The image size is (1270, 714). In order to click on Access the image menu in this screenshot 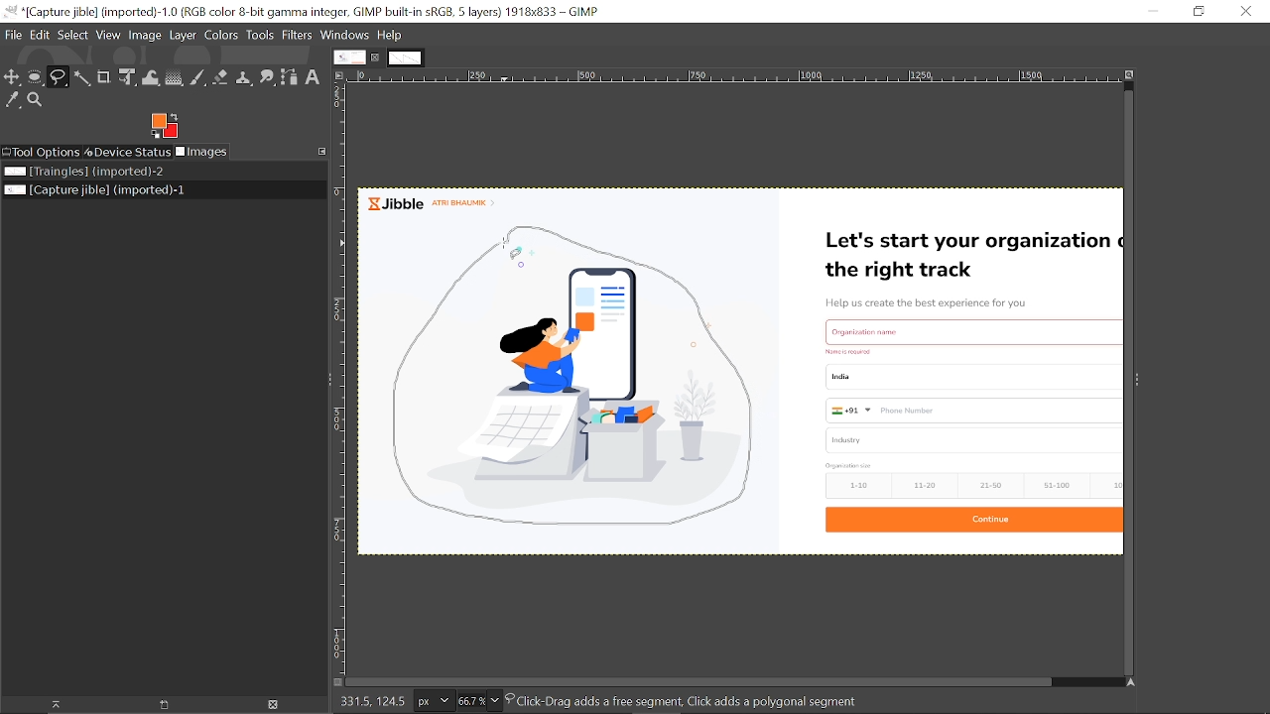, I will do `click(341, 76)`.